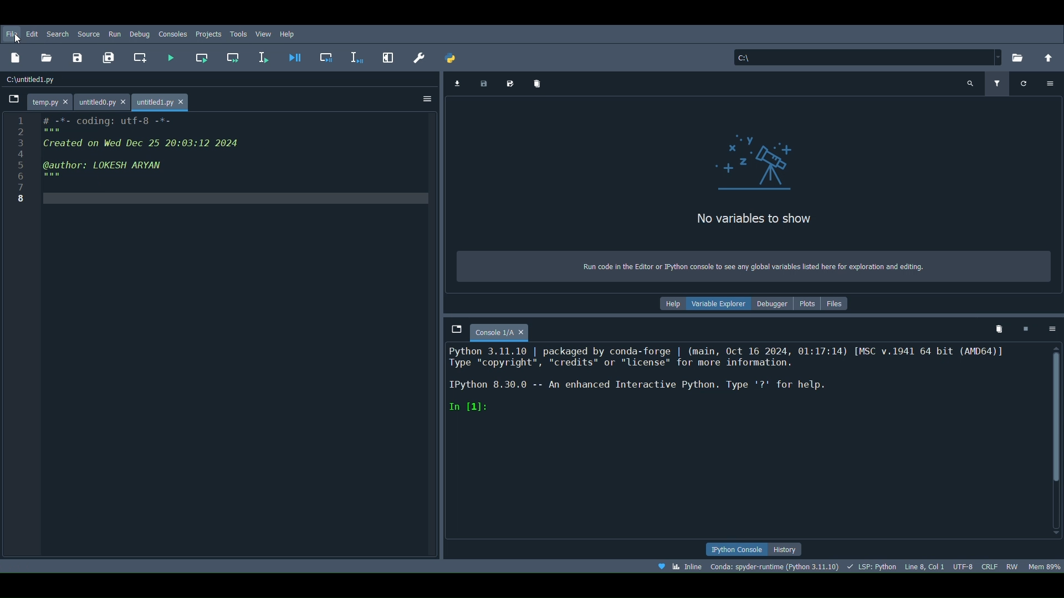  Describe the element at coordinates (1025, 327) in the screenshot. I see `Interrupt kernel` at that location.